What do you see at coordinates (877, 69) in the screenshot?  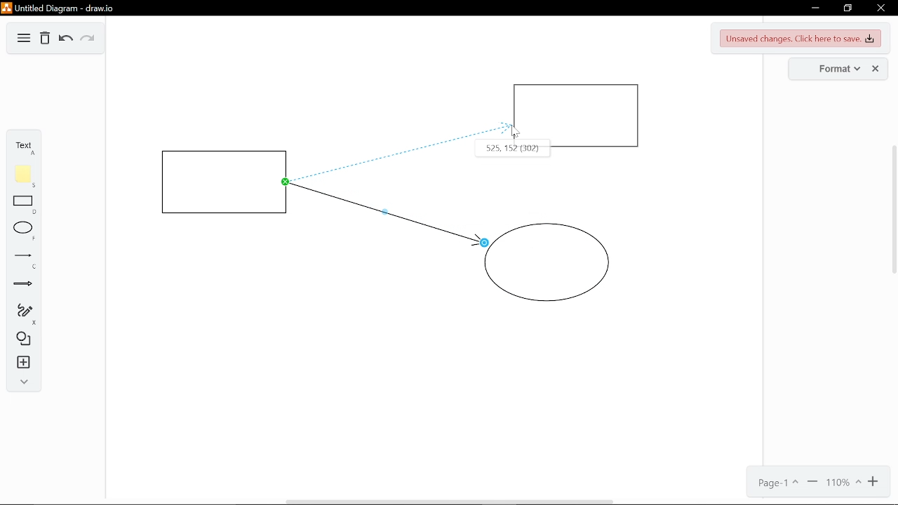 I see `Close format` at bounding box center [877, 69].